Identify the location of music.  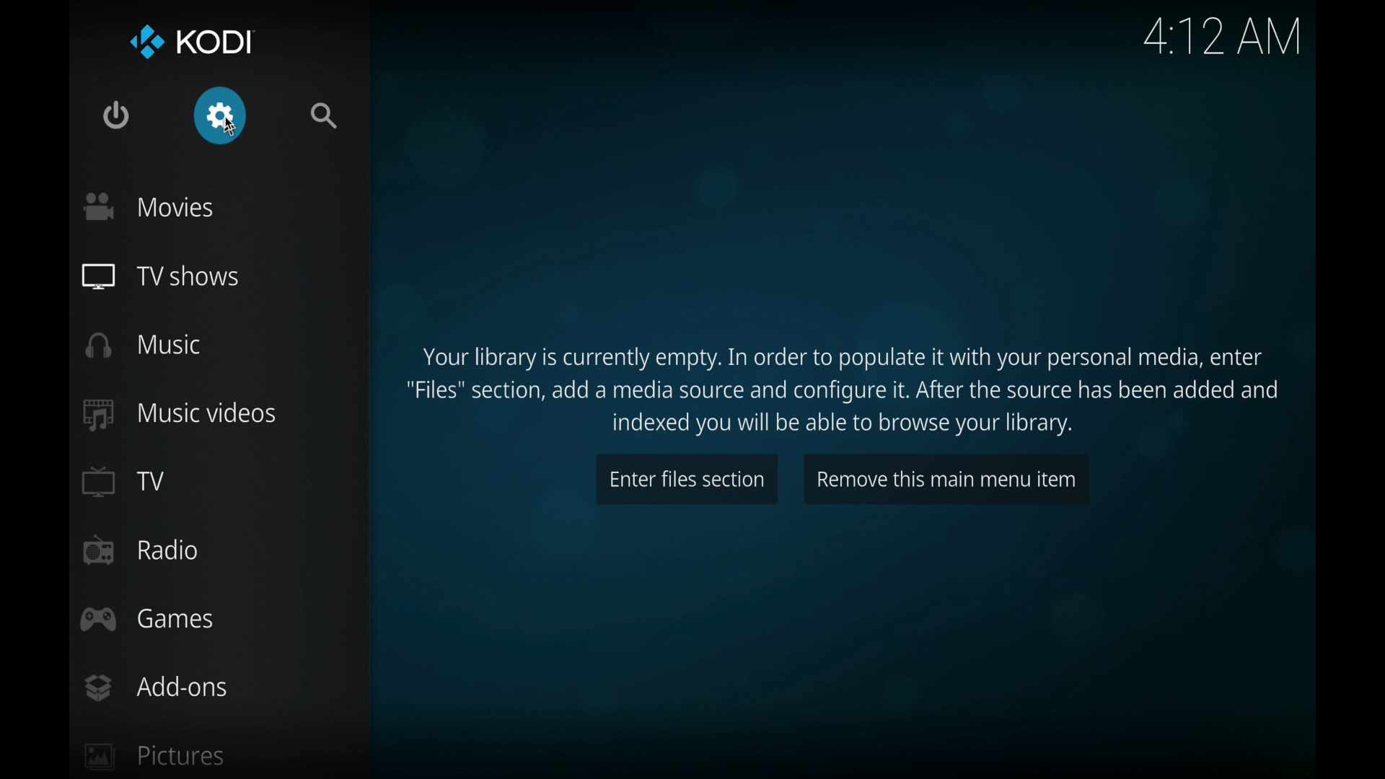
(144, 345).